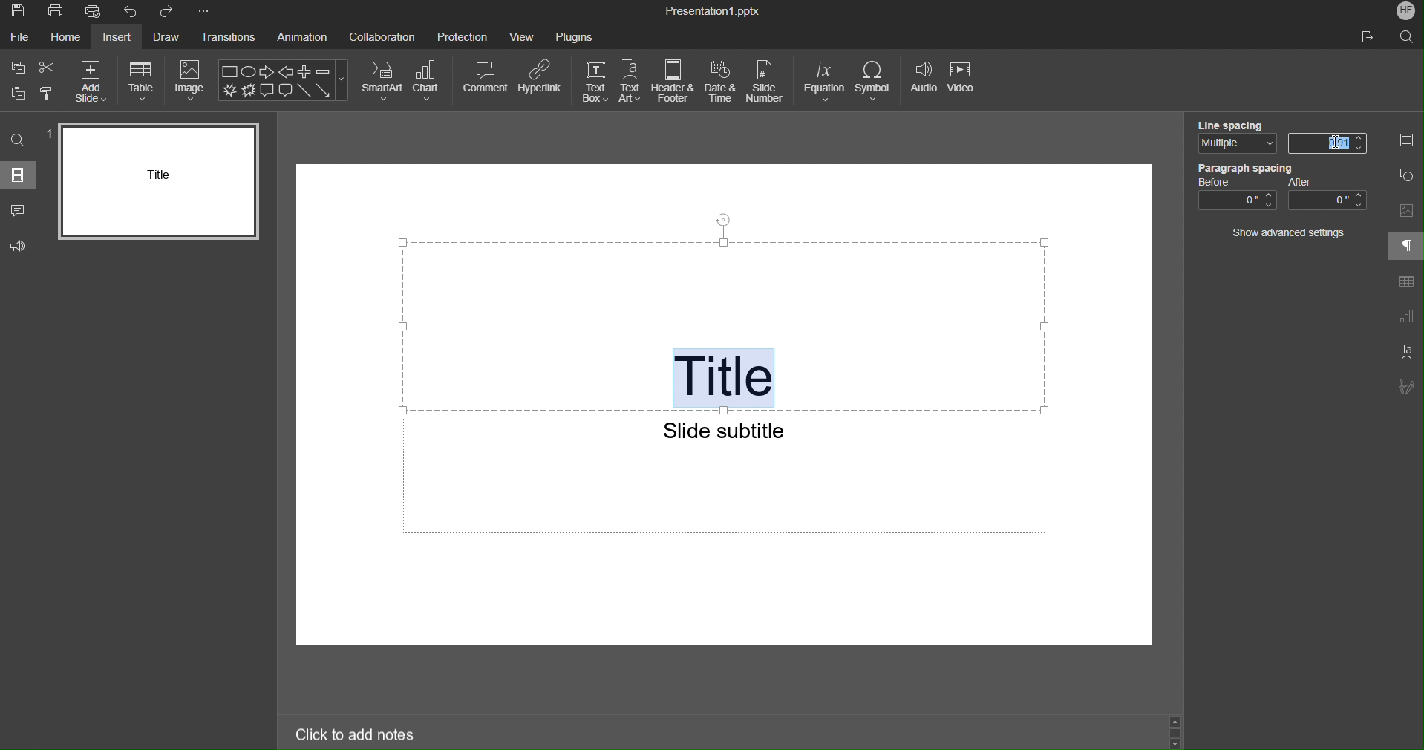 This screenshot has width=1424, height=750. What do you see at coordinates (713, 12) in the screenshot?
I see `Pesentation1.pptx` at bounding box center [713, 12].